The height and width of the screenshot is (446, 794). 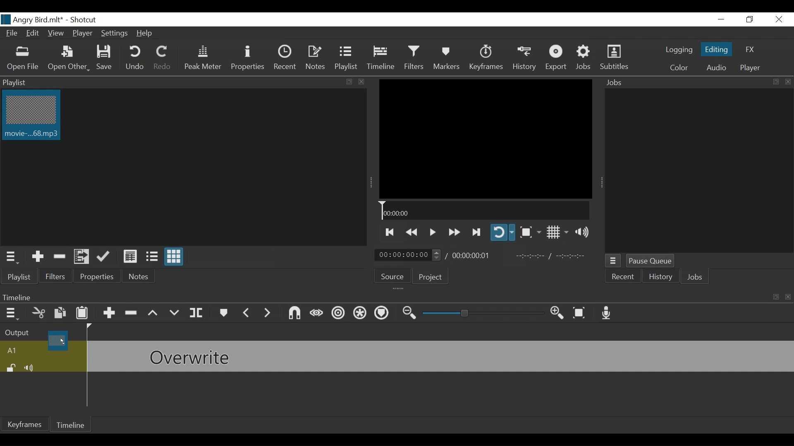 What do you see at coordinates (614, 58) in the screenshot?
I see `Subtitles` at bounding box center [614, 58].